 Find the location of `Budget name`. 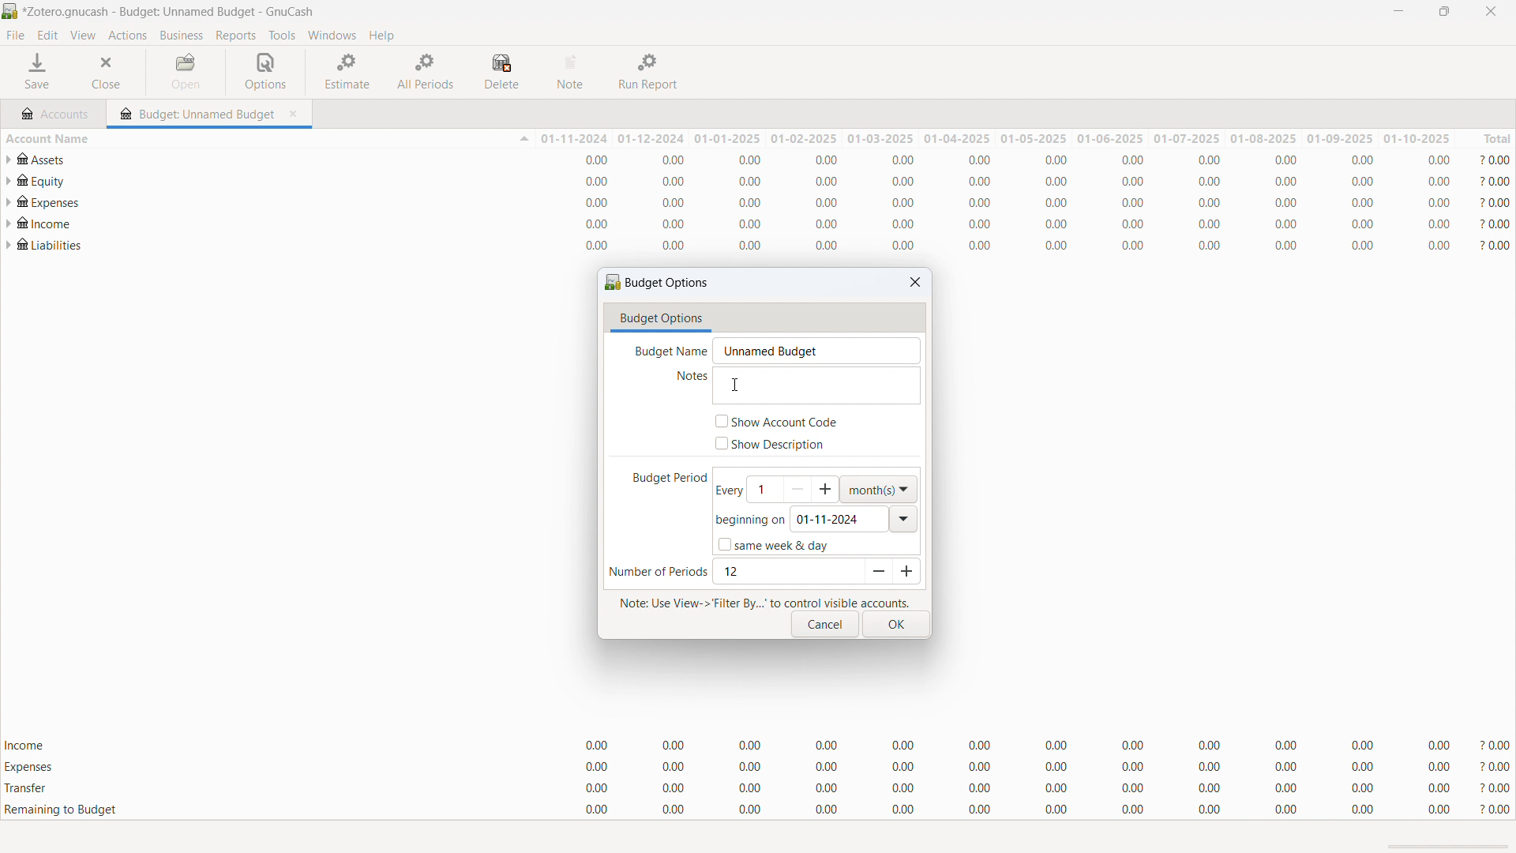

Budget name is located at coordinates (666, 351).